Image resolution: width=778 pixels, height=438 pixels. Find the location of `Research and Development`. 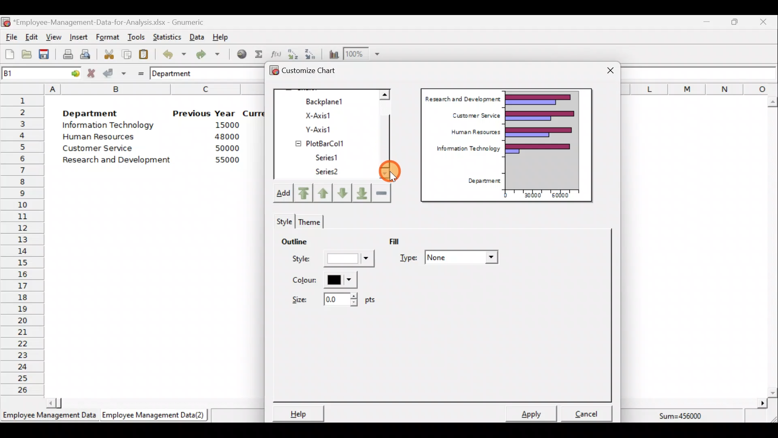

Research and Development is located at coordinates (462, 98).